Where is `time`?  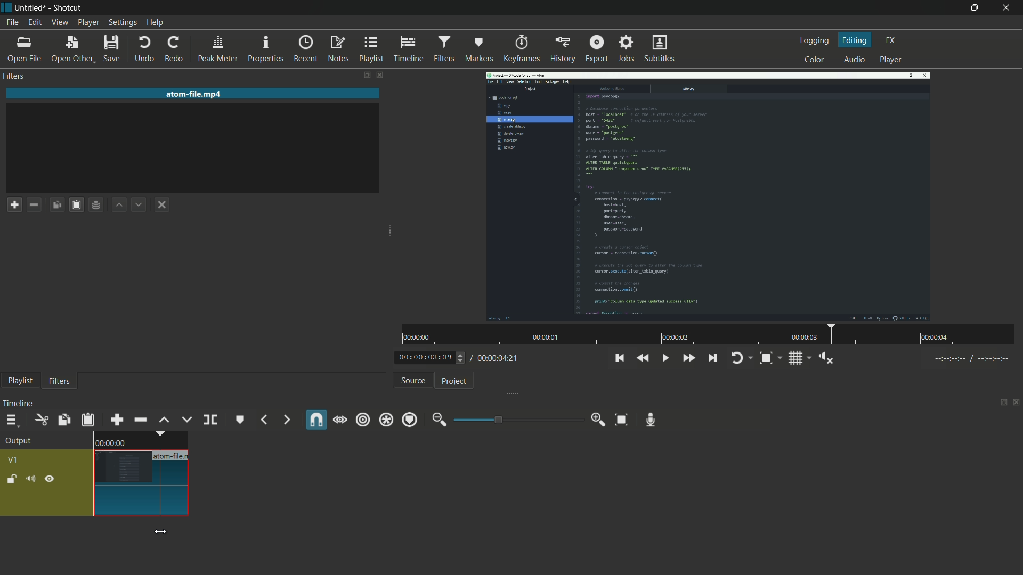 time is located at coordinates (706, 335).